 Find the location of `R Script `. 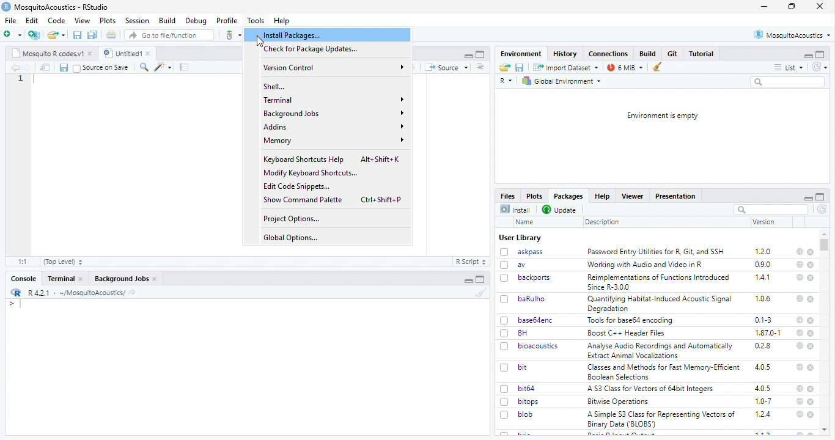

R Script  is located at coordinates (471, 262).